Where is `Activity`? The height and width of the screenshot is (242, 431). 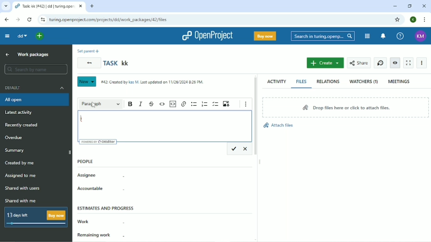 Activity is located at coordinates (277, 82).